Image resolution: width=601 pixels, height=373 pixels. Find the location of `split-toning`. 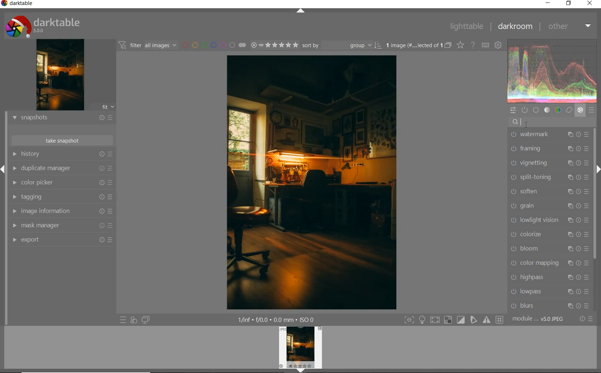

split-toning is located at coordinates (549, 177).